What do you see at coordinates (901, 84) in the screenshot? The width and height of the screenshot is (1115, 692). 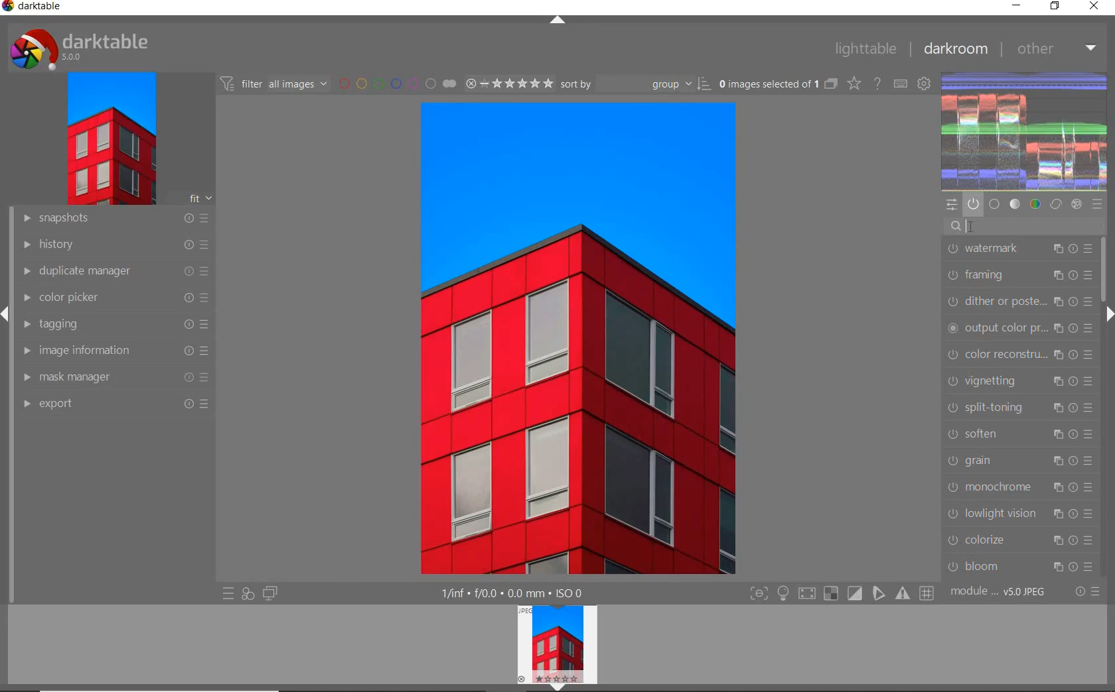 I see `define keyboard shortcuts` at bounding box center [901, 84].